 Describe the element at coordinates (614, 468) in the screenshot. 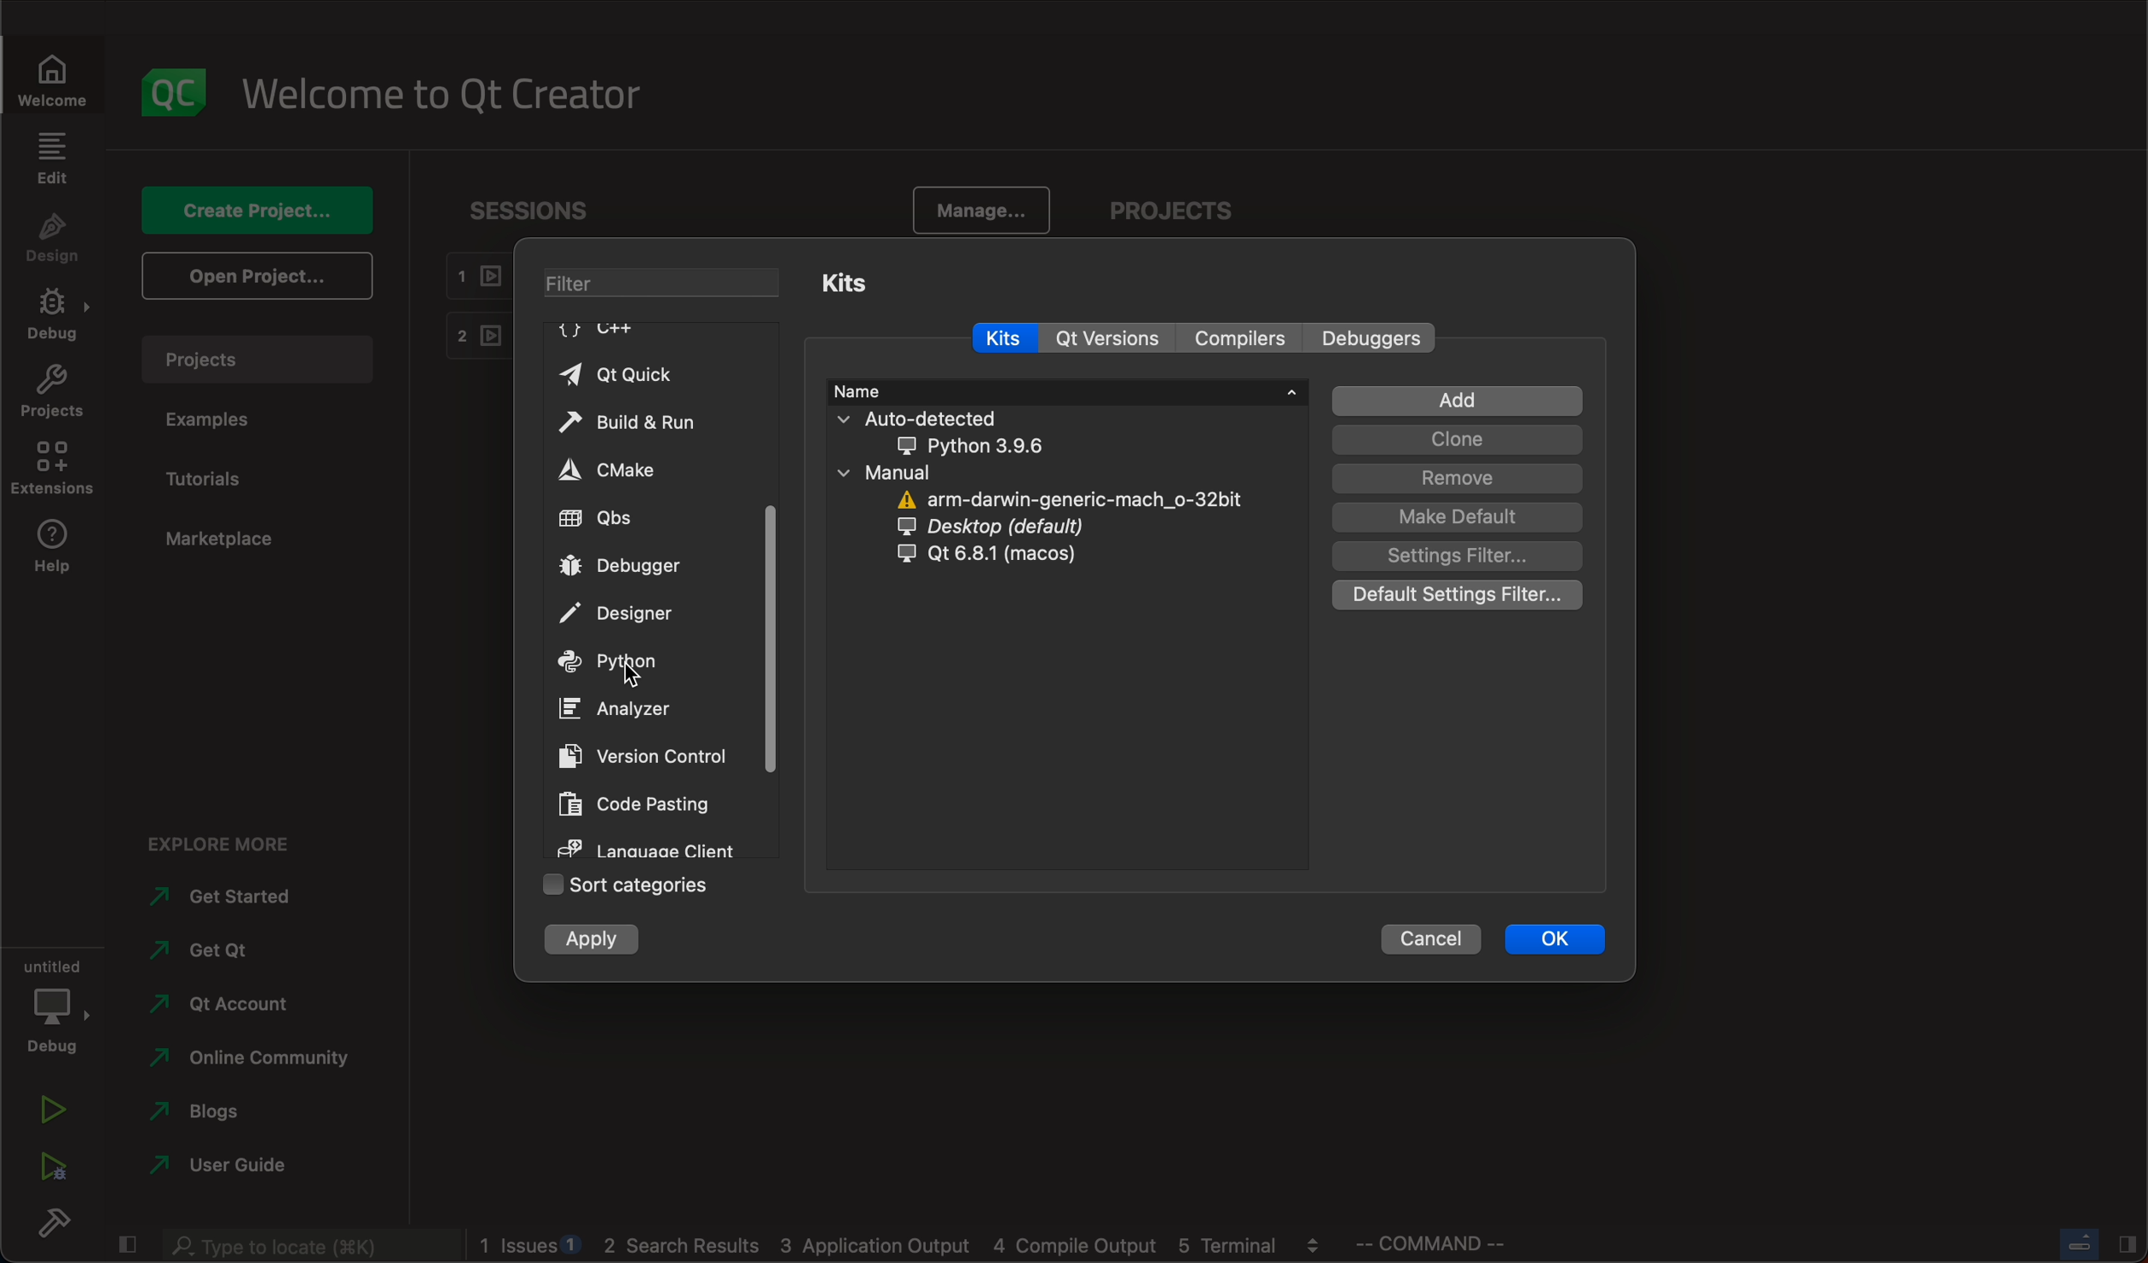

I see `cmake` at that location.